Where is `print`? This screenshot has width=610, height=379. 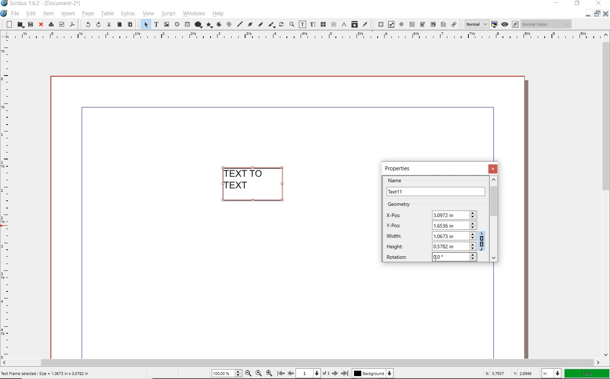 print is located at coordinates (50, 25).